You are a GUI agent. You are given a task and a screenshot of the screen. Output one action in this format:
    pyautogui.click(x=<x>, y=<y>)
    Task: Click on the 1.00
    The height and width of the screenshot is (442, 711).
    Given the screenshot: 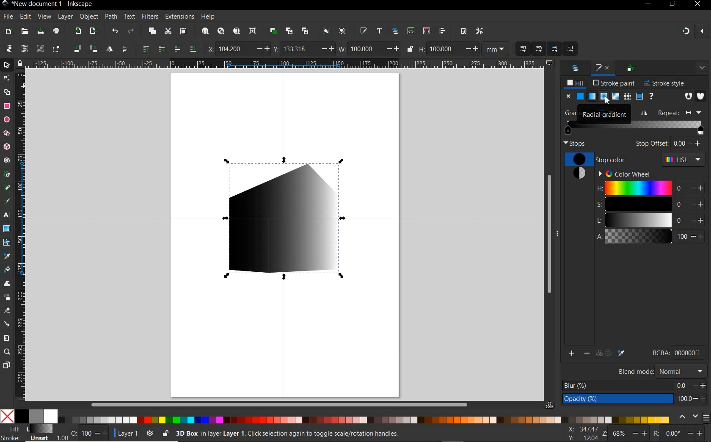 What is the action you would take?
    pyautogui.click(x=61, y=438)
    